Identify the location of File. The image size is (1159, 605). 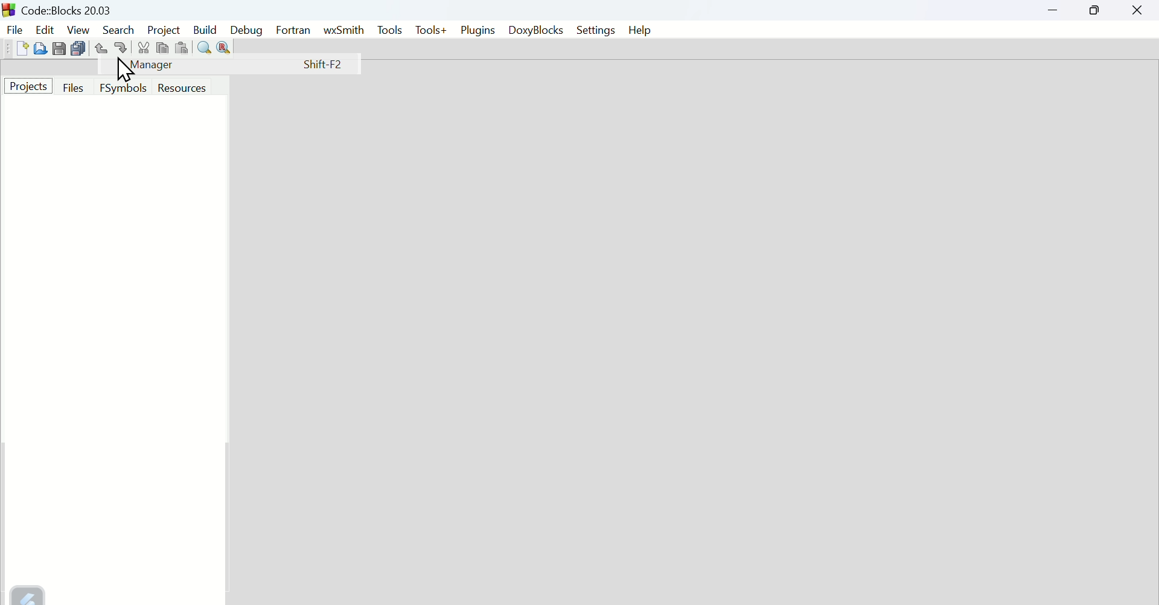
(14, 30).